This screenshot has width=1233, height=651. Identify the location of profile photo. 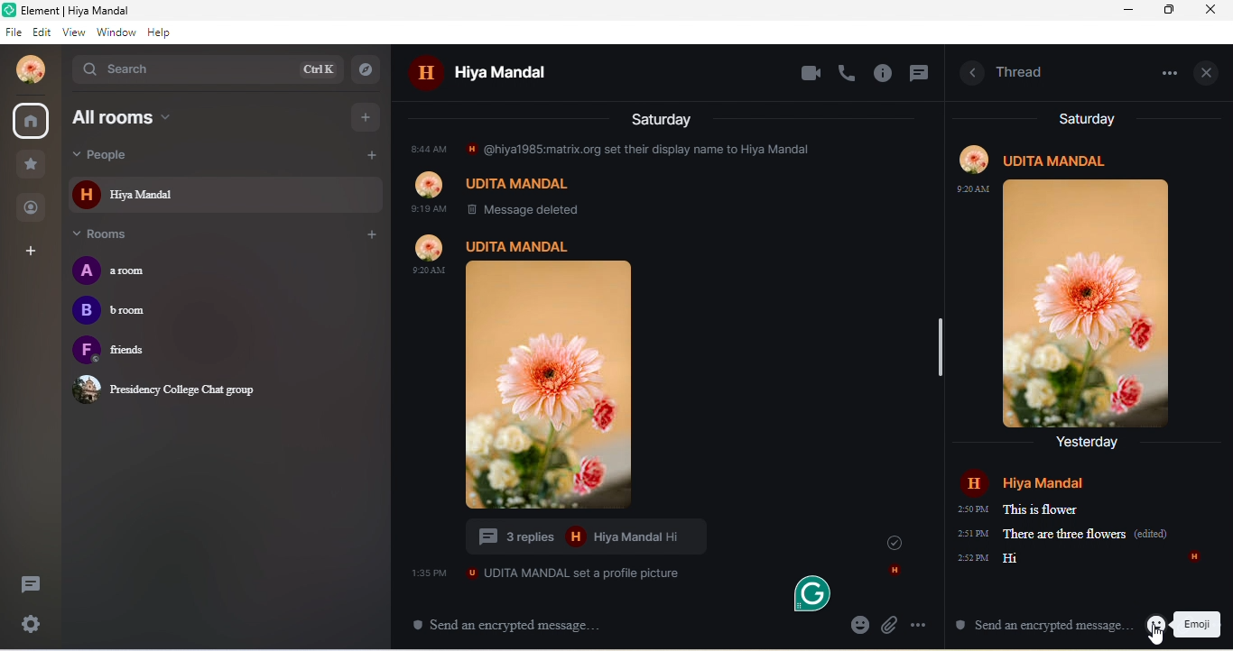
(577, 372).